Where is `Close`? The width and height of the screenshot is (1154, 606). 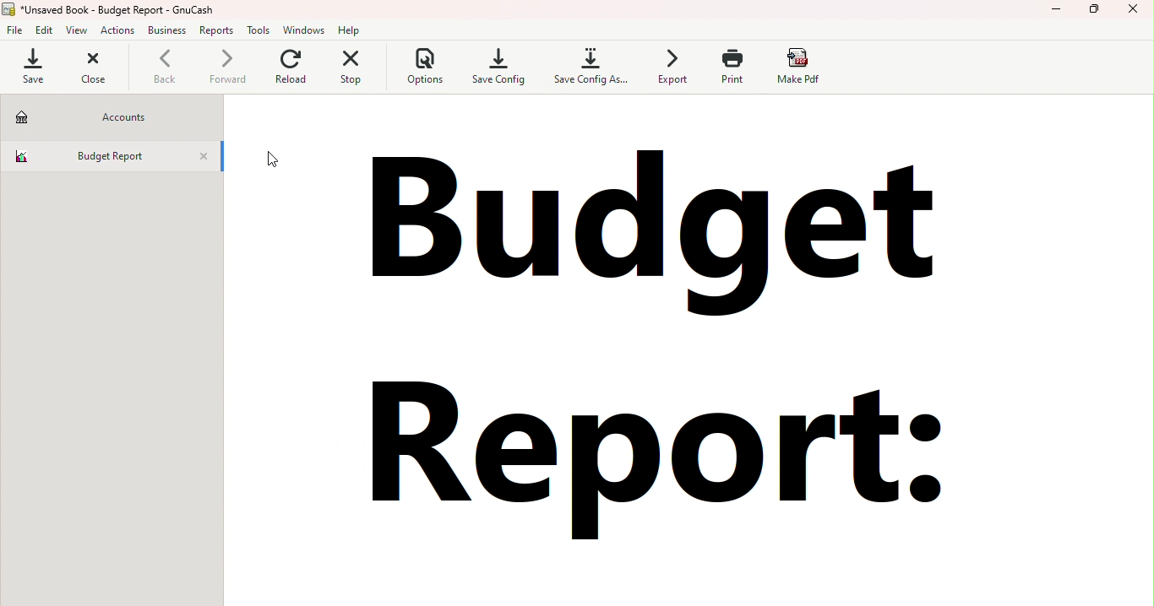 Close is located at coordinates (206, 158).